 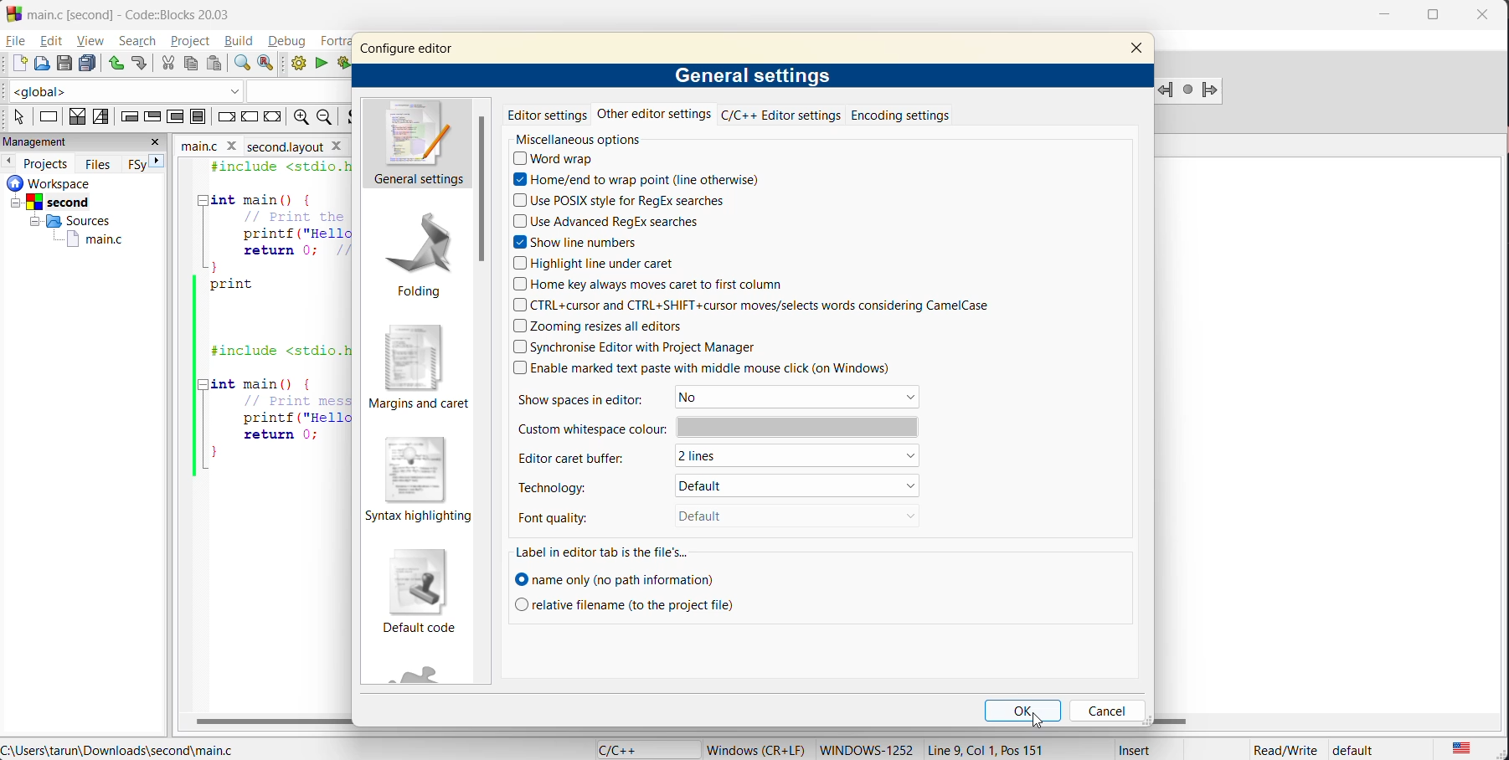 What do you see at coordinates (199, 117) in the screenshot?
I see `block instruction` at bounding box center [199, 117].